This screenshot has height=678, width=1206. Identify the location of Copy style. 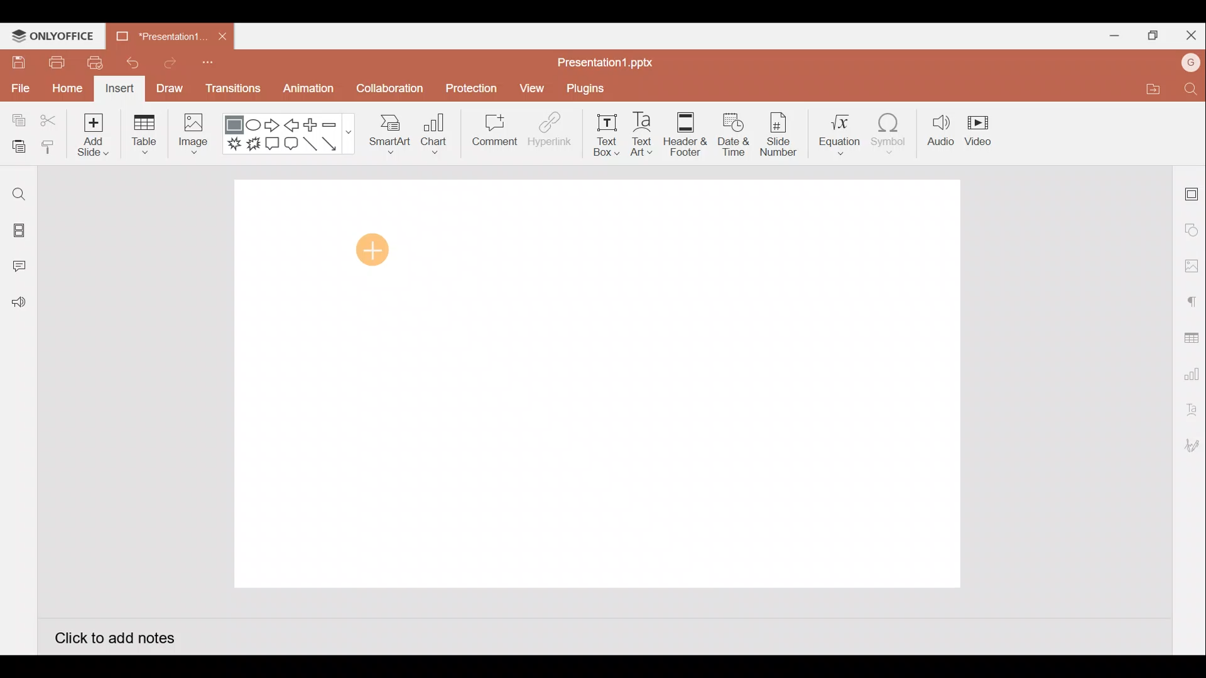
(49, 149).